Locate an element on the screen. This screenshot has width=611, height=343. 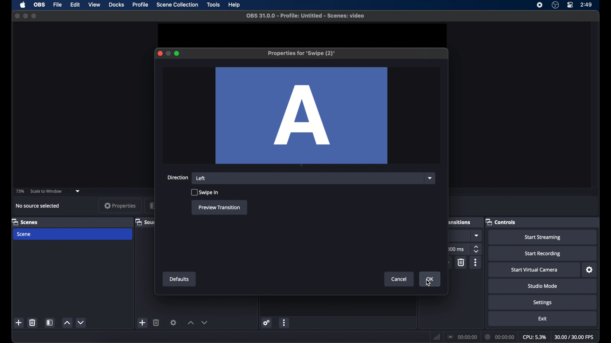
maximize is located at coordinates (34, 16).